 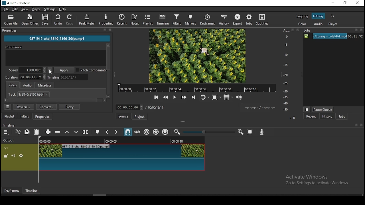 What do you see at coordinates (7, 9) in the screenshot?
I see `file` at bounding box center [7, 9].